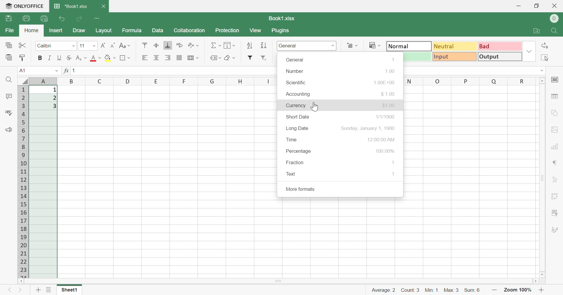  Describe the element at coordinates (23, 45) in the screenshot. I see `Cut` at that location.